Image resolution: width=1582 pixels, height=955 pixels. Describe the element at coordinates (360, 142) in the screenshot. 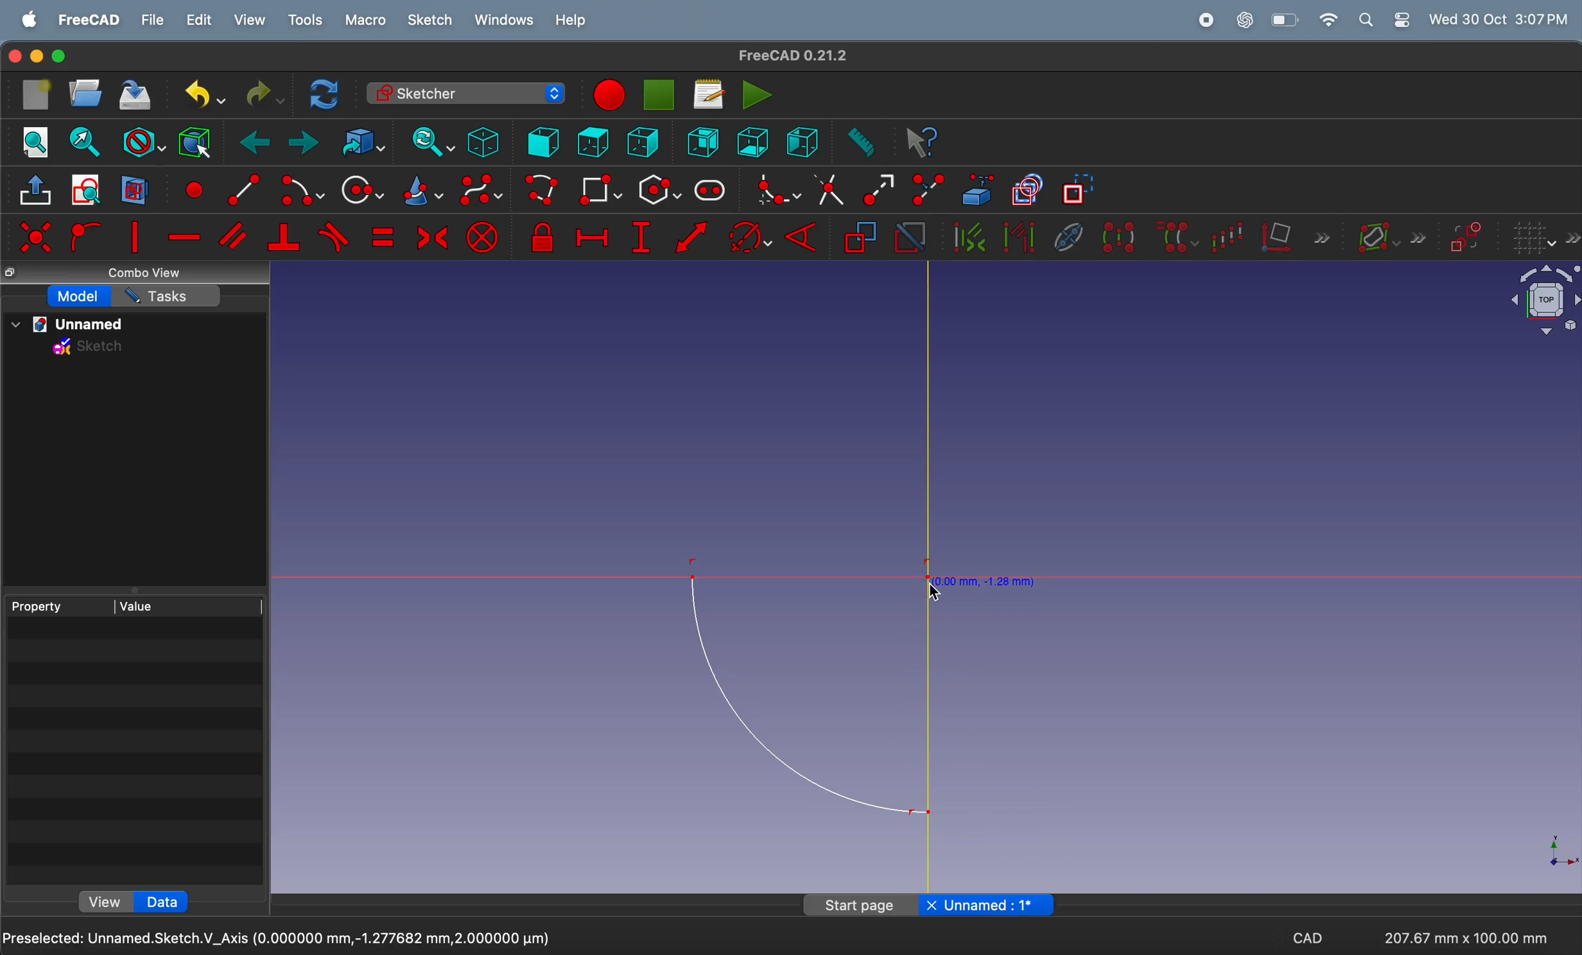

I see `go to toggled object` at that location.